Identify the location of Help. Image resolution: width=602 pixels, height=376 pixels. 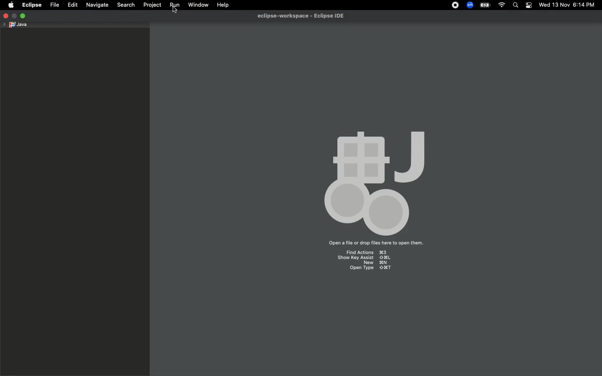
(225, 5).